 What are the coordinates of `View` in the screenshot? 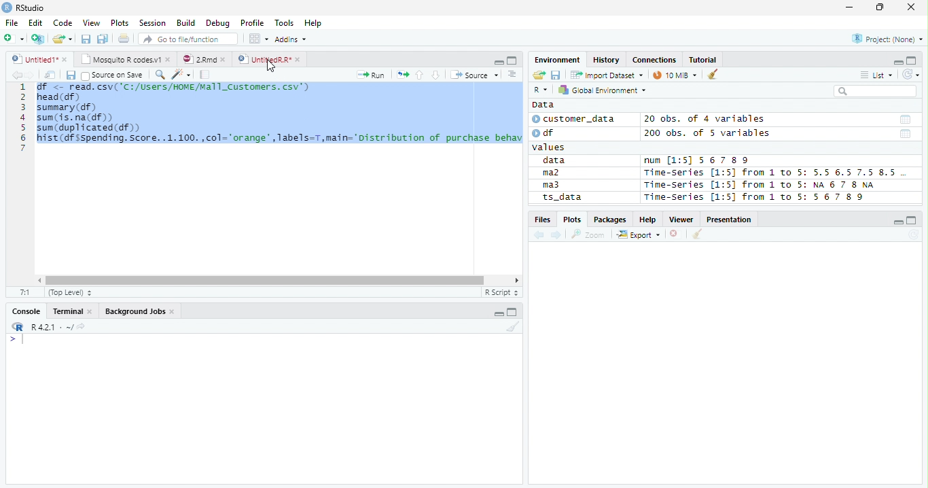 It's located at (92, 22).